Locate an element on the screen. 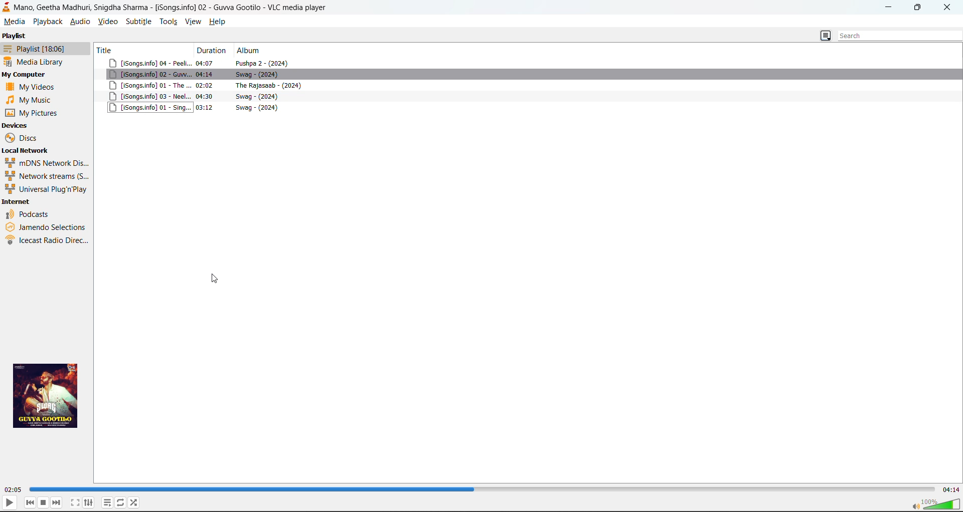 The image size is (963, 512). subtitle is located at coordinates (137, 21).